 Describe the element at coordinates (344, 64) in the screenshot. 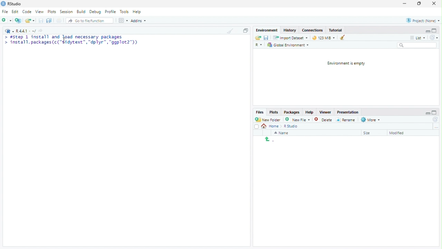

I see `Environment is empty` at that location.